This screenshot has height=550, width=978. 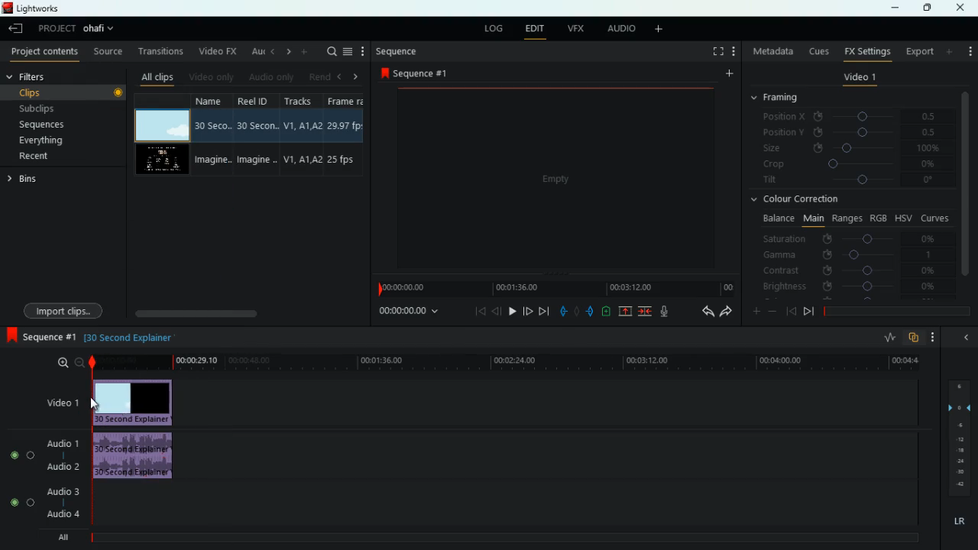 I want to click on video 1, so click(x=858, y=78).